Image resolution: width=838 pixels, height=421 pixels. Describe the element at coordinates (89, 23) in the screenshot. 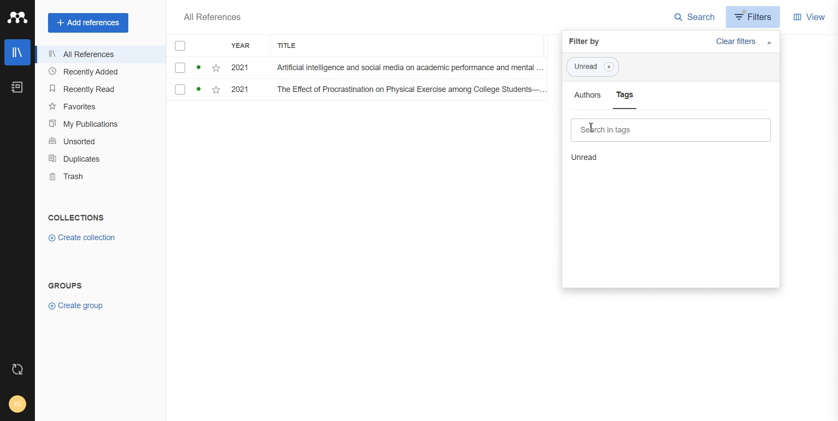

I see `Add references` at that location.